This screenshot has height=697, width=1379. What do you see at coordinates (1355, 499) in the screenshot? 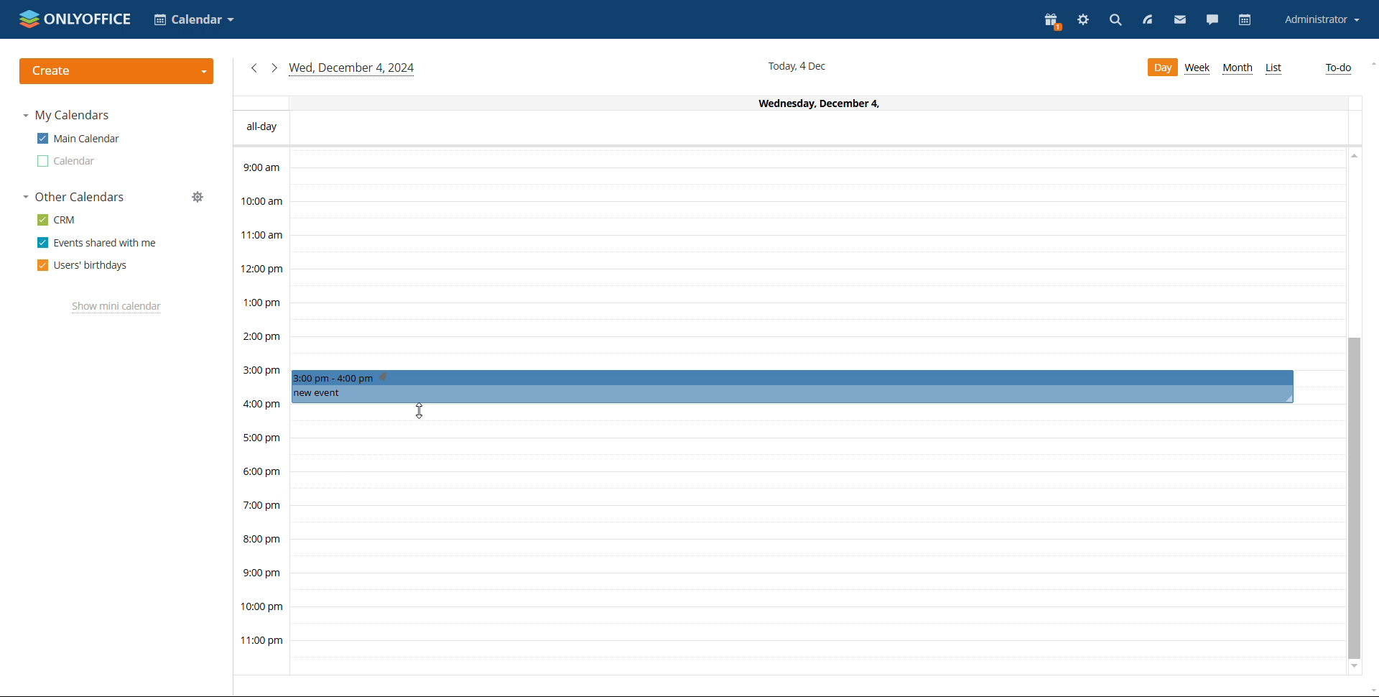
I see `scrollbar` at bounding box center [1355, 499].